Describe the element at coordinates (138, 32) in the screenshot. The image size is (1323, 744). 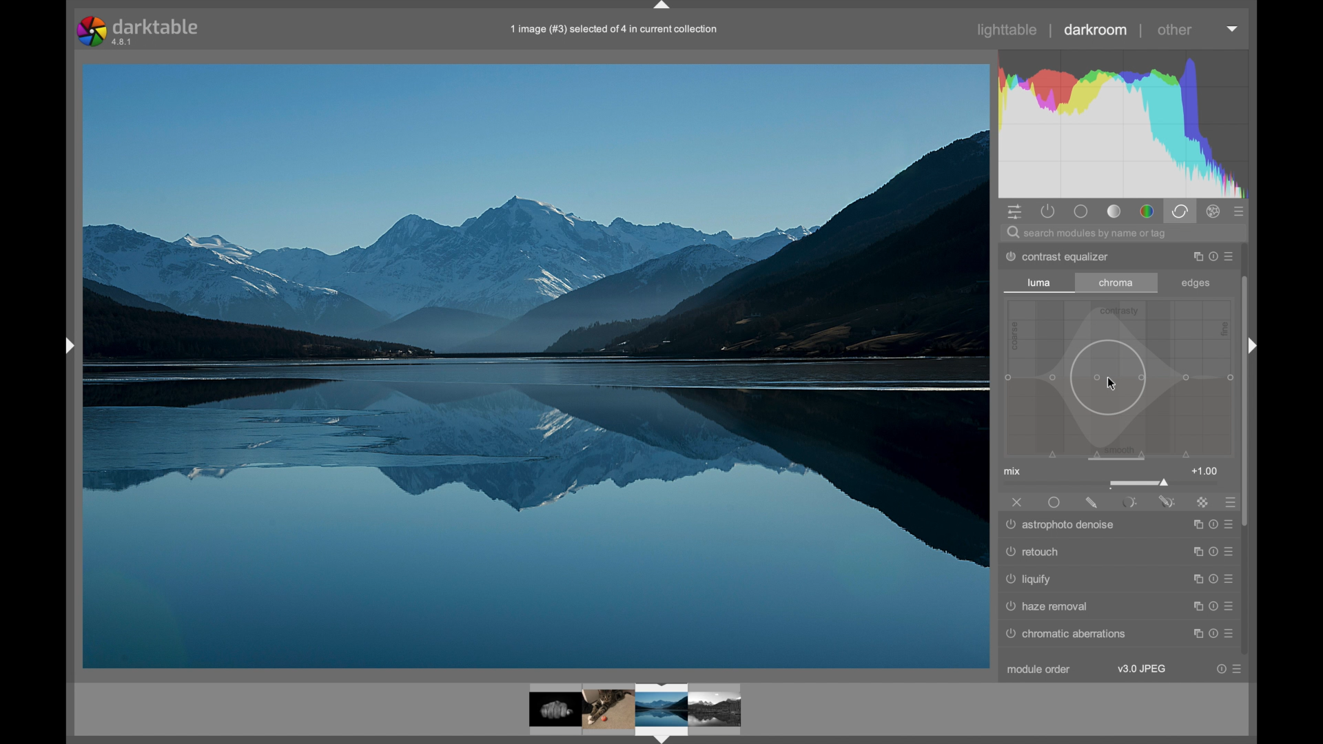
I see `darktable` at that location.